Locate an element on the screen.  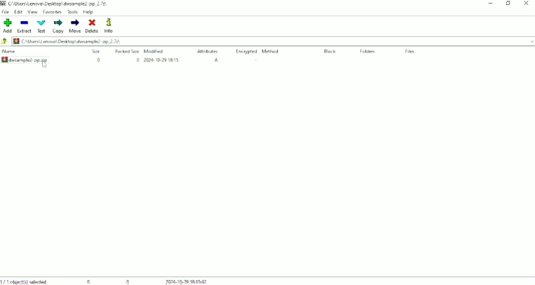
View is located at coordinates (32, 12).